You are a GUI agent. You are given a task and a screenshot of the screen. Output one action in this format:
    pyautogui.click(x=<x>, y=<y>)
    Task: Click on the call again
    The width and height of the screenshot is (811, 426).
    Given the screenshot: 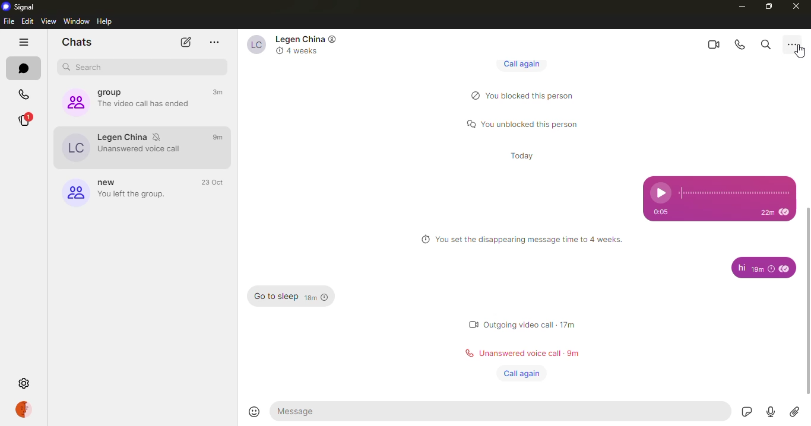 What is the action you would take?
    pyautogui.click(x=518, y=63)
    